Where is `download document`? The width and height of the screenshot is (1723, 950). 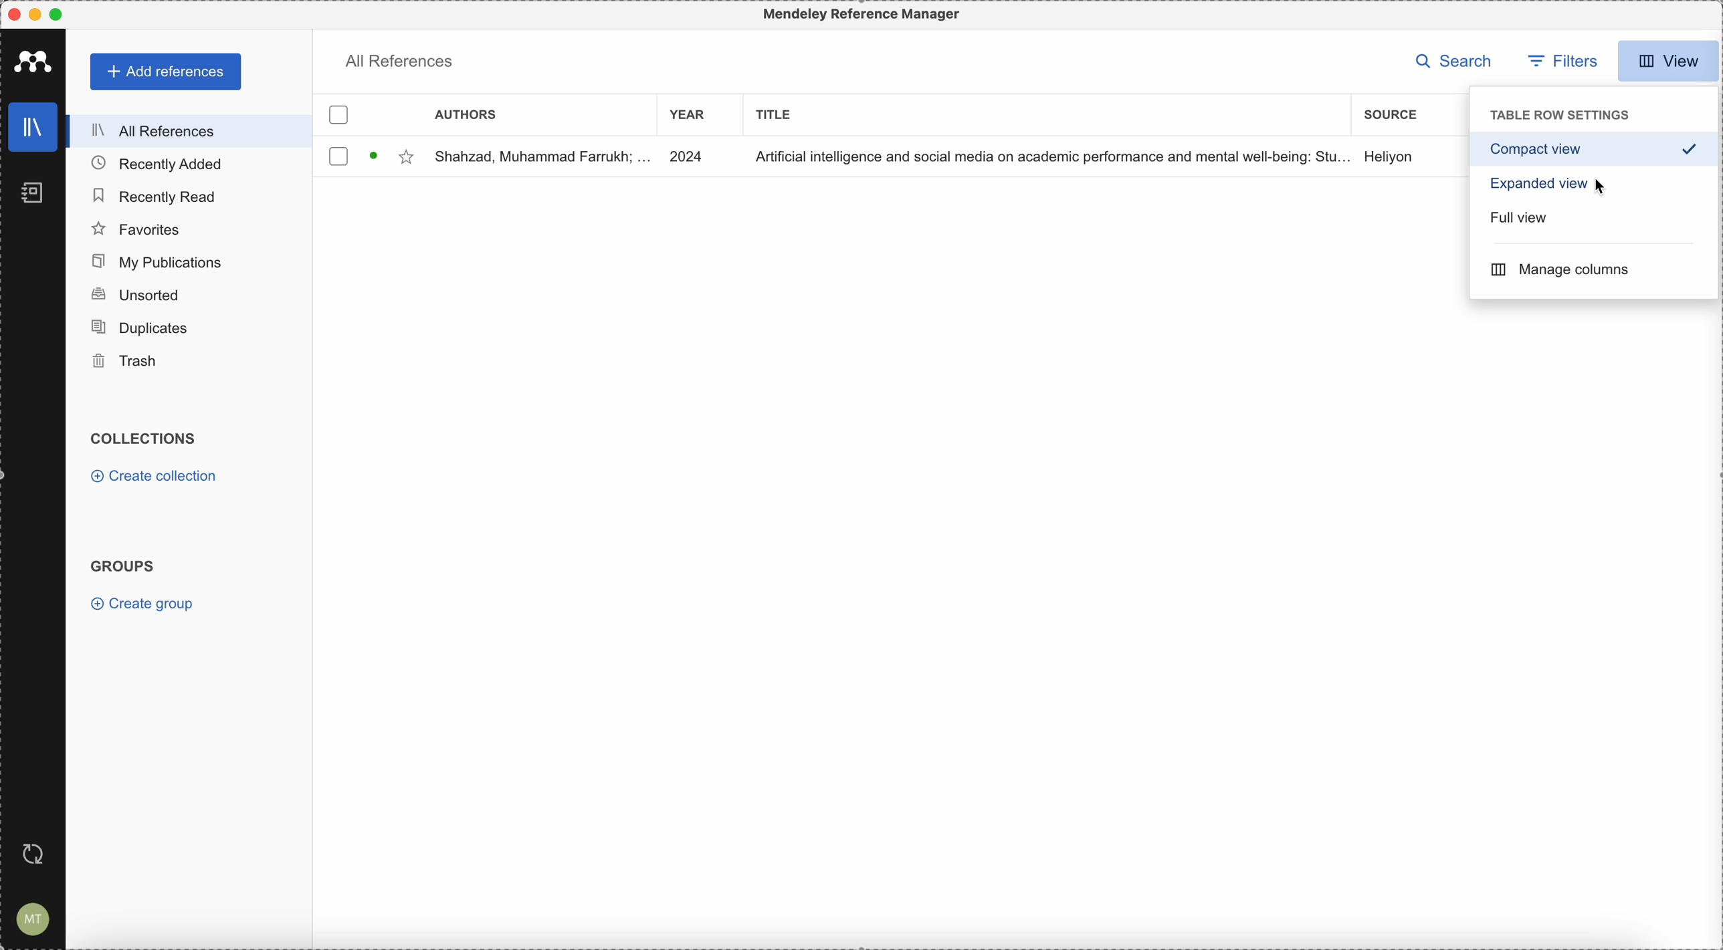
download document is located at coordinates (374, 156).